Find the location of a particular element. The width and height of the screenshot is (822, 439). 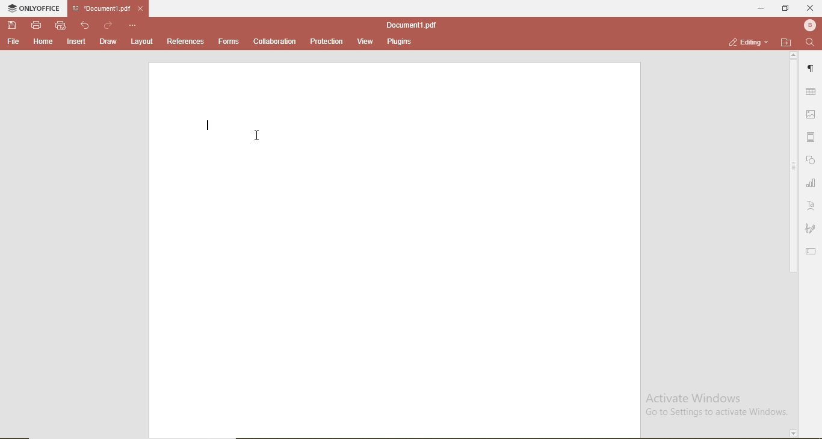

print is located at coordinates (37, 26).